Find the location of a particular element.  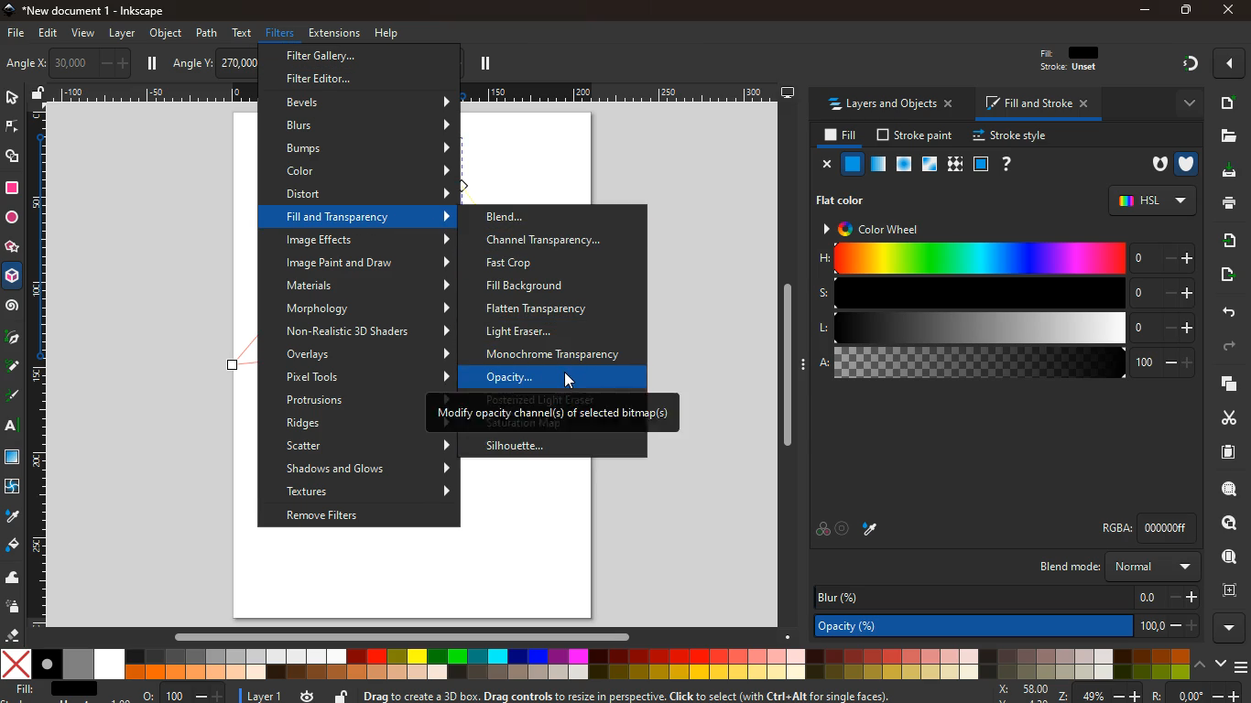

Scale is located at coordinates (39, 366).